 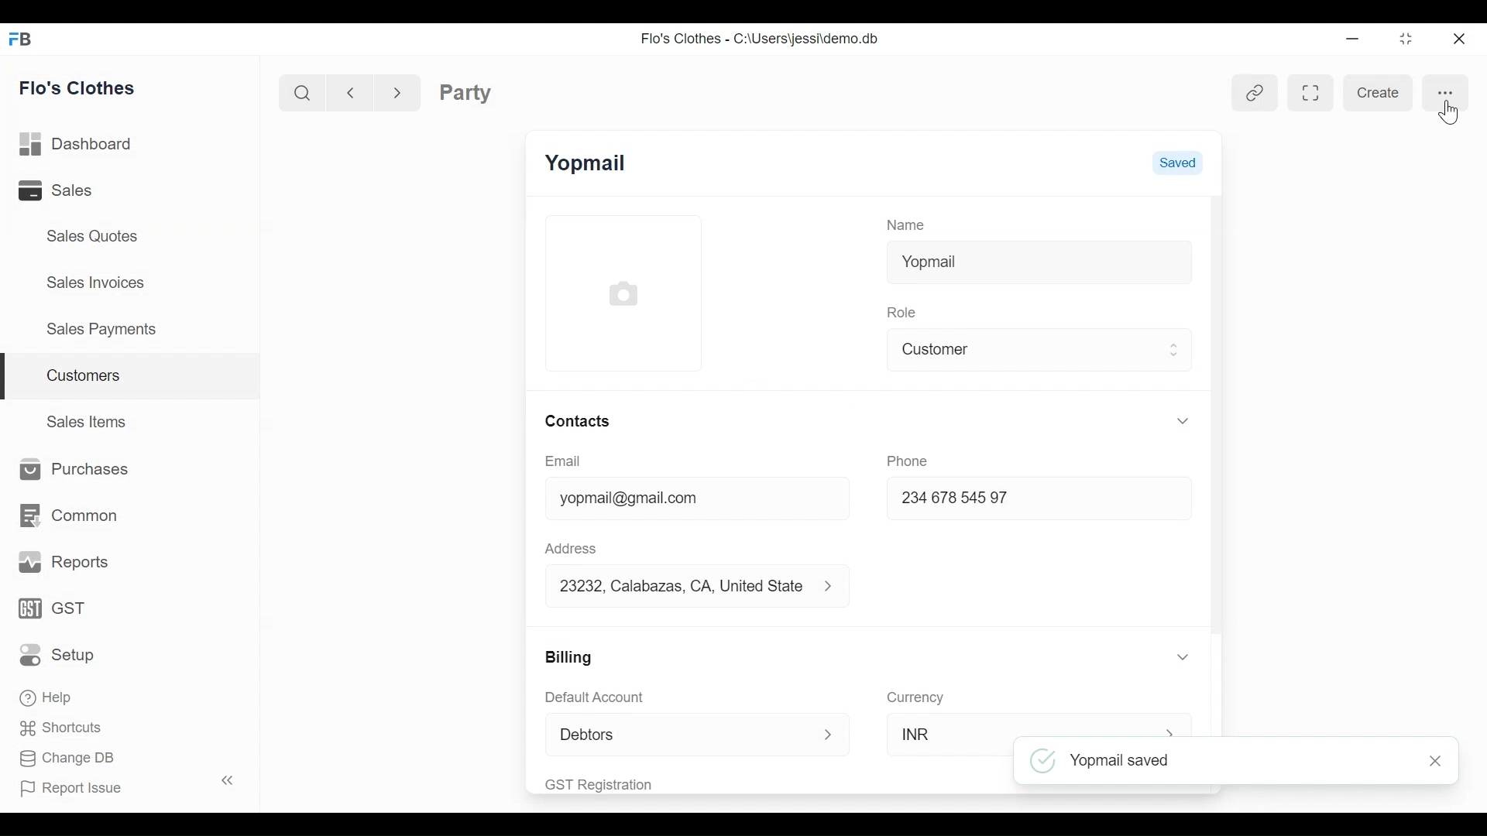 What do you see at coordinates (94, 236) in the screenshot?
I see `Sales Quotes` at bounding box center [94, 236].